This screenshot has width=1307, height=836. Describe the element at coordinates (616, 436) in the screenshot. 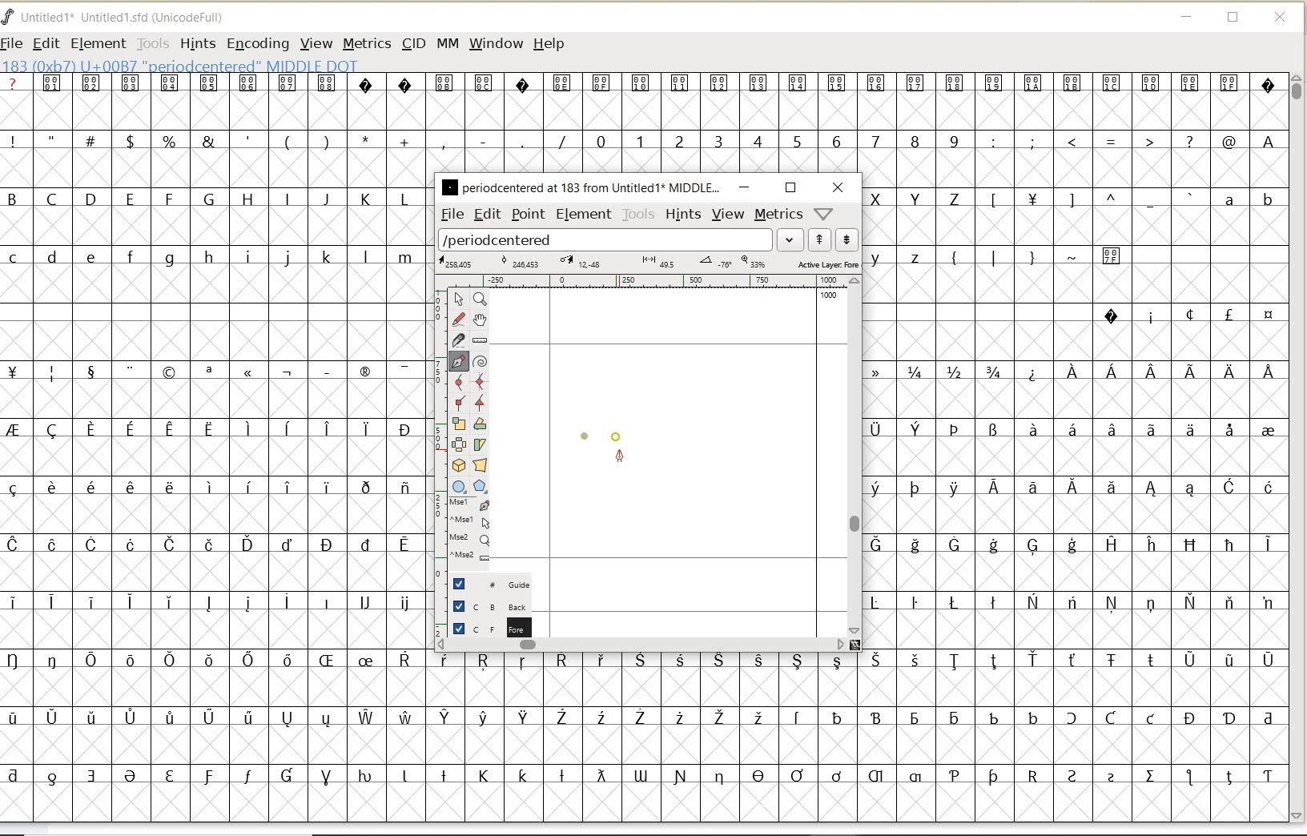

I see `dot` at that location.